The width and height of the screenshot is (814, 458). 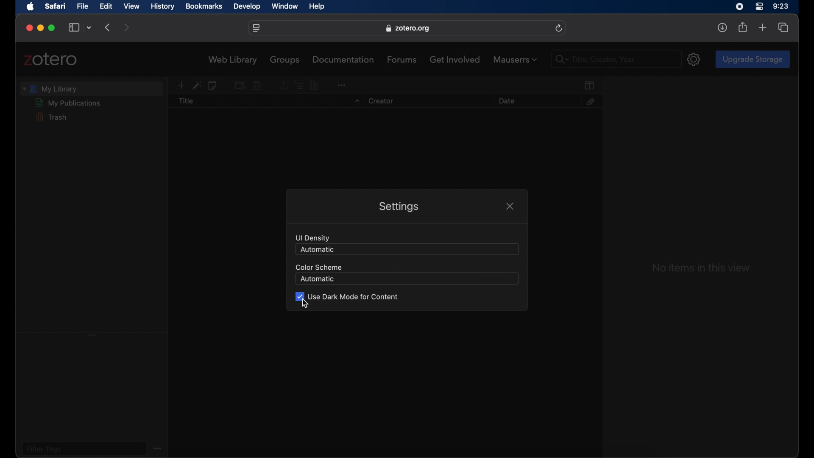 I want to click on zotero, so click(x=51, y=59).